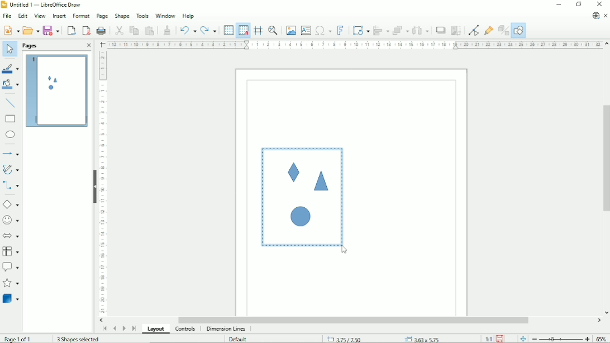 This screenshot has width=610, height=343. I want to click on Dimension lines, so click(227, 329).